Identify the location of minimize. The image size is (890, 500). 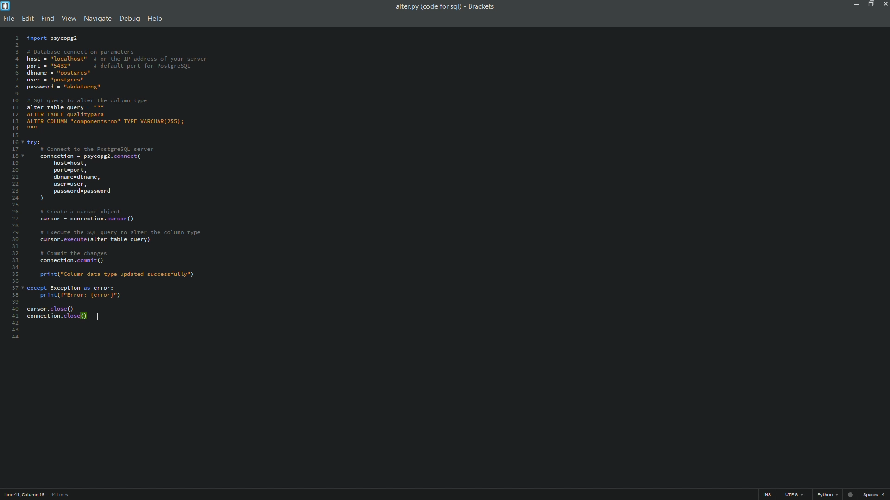
(855, 4).